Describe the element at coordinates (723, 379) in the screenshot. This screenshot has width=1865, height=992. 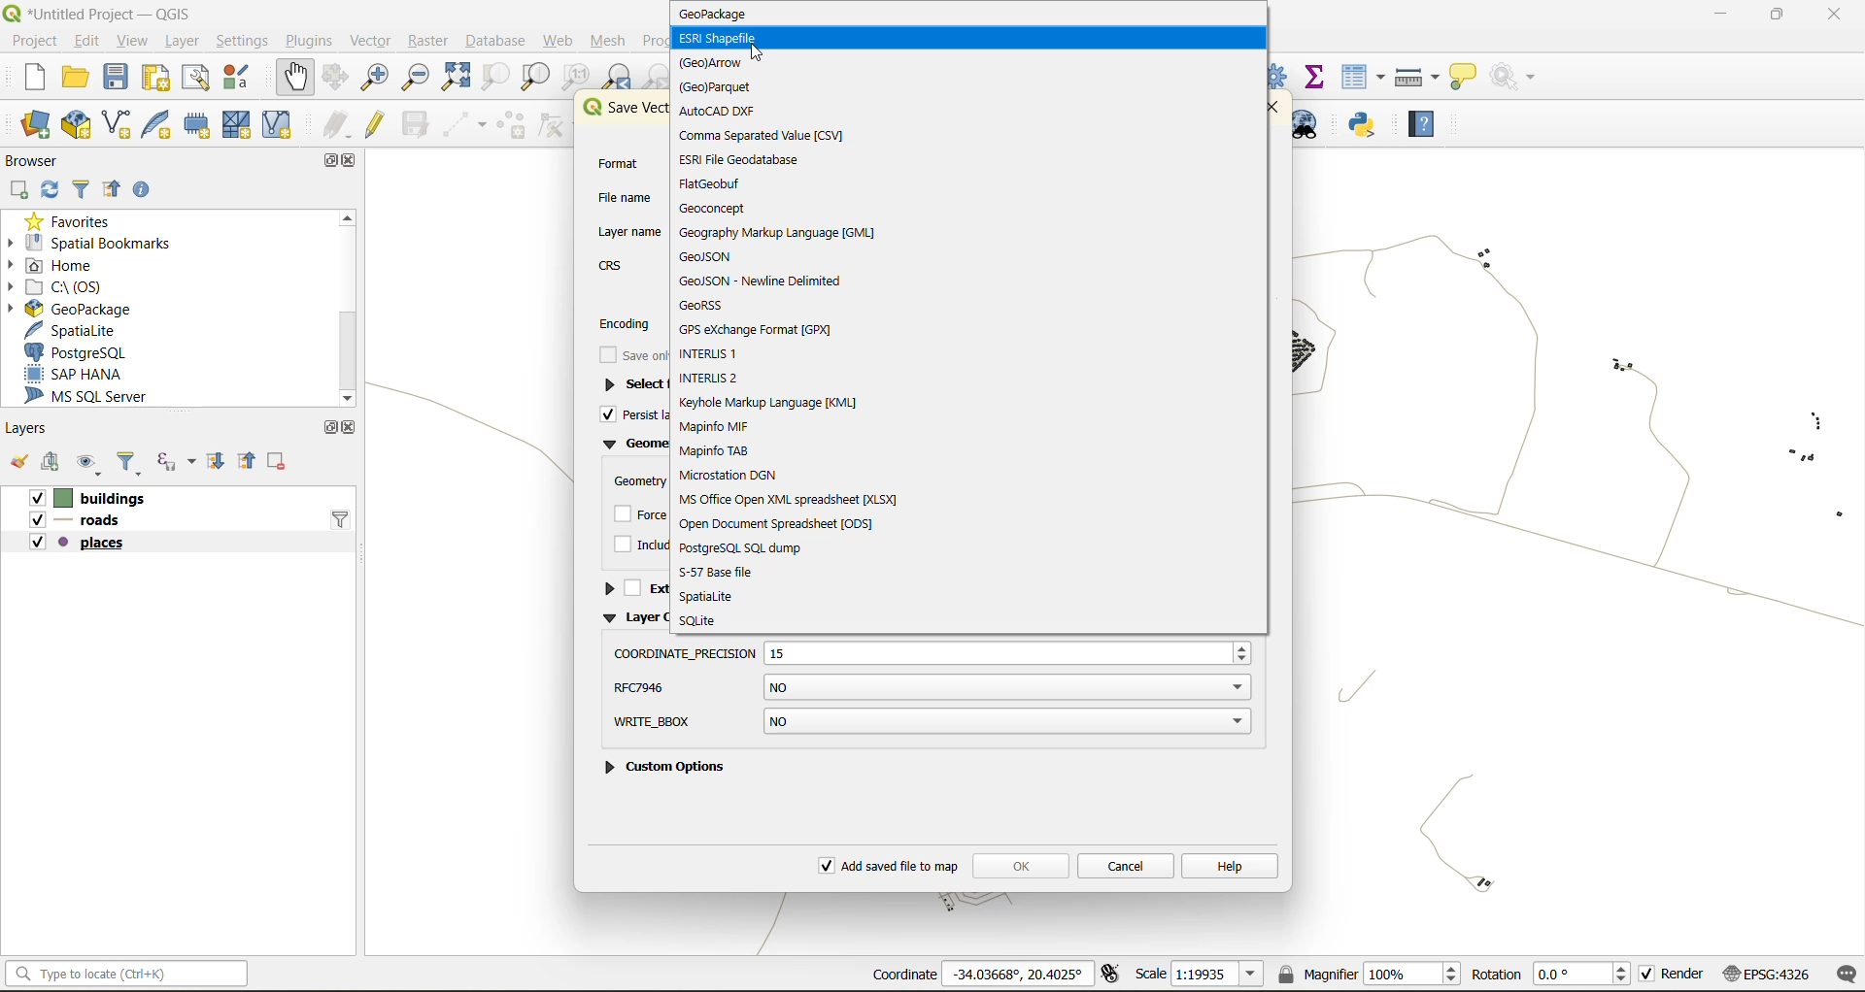
I see `interlis2` at that location.